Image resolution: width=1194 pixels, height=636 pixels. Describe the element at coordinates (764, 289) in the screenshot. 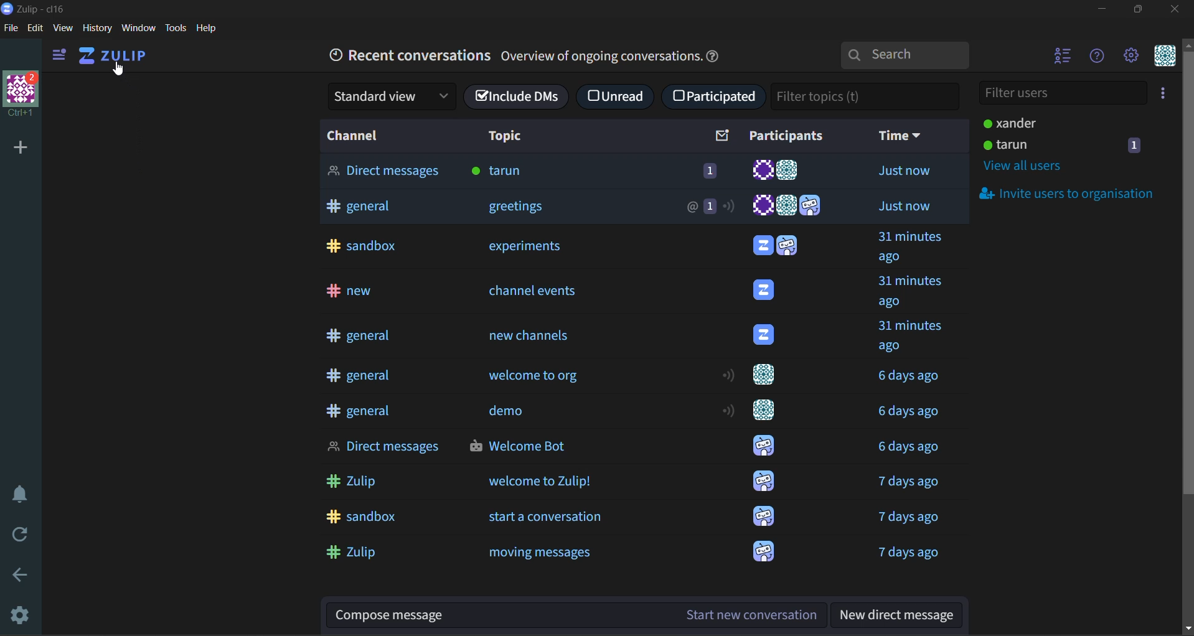

I see `User` at that location.